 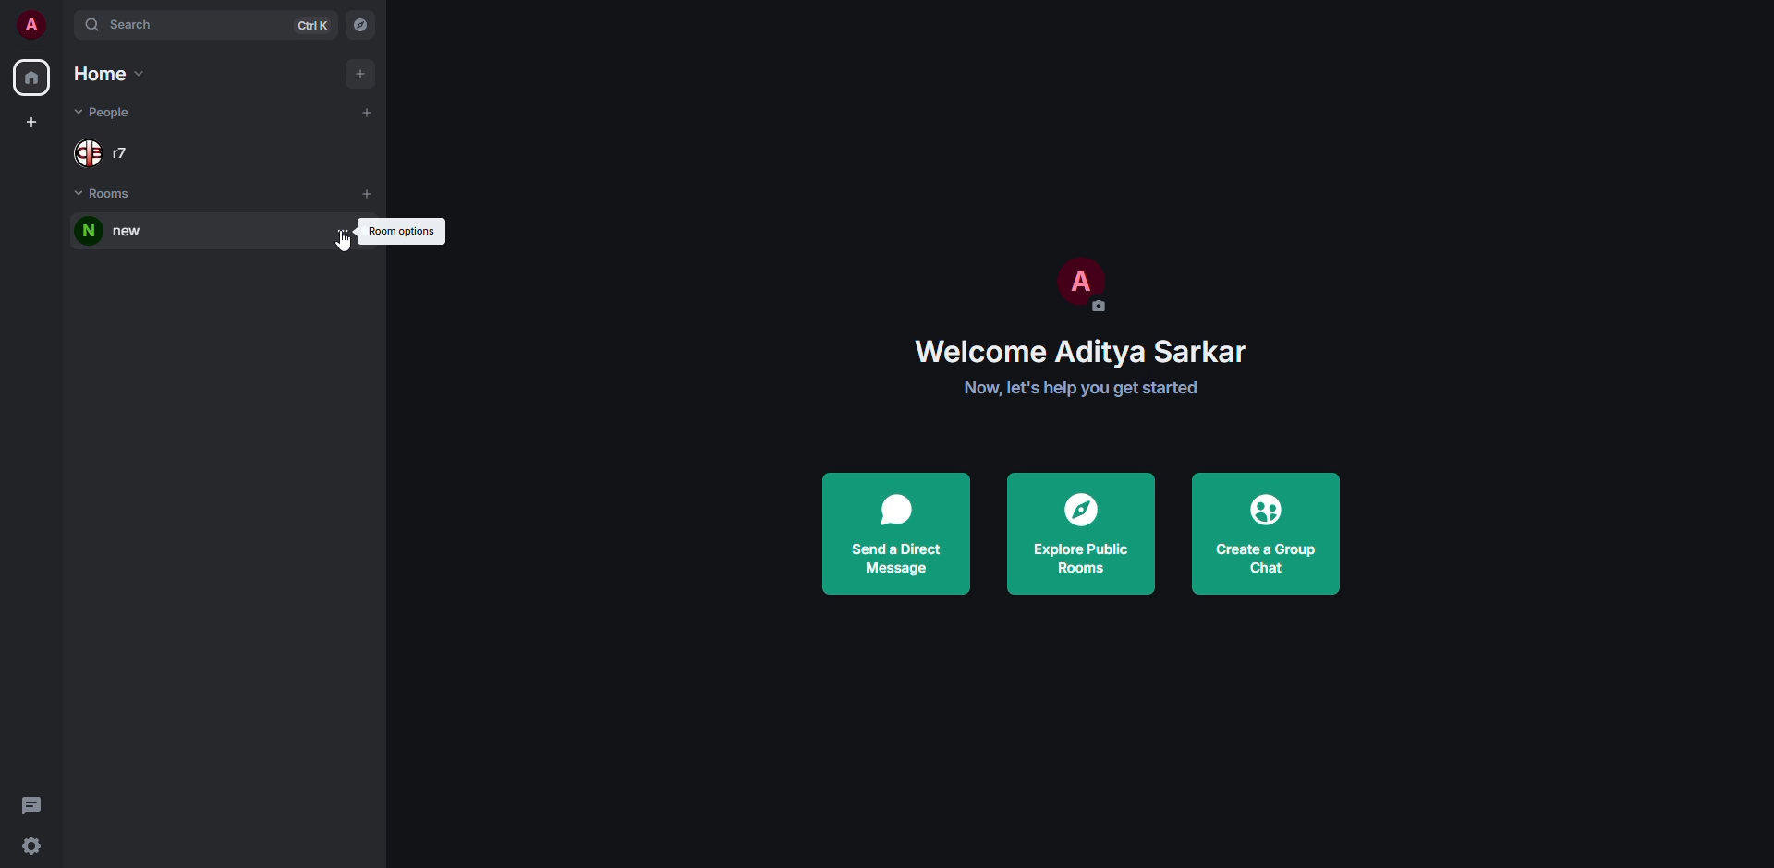 I want to click on add, so click(x=368, y=111).